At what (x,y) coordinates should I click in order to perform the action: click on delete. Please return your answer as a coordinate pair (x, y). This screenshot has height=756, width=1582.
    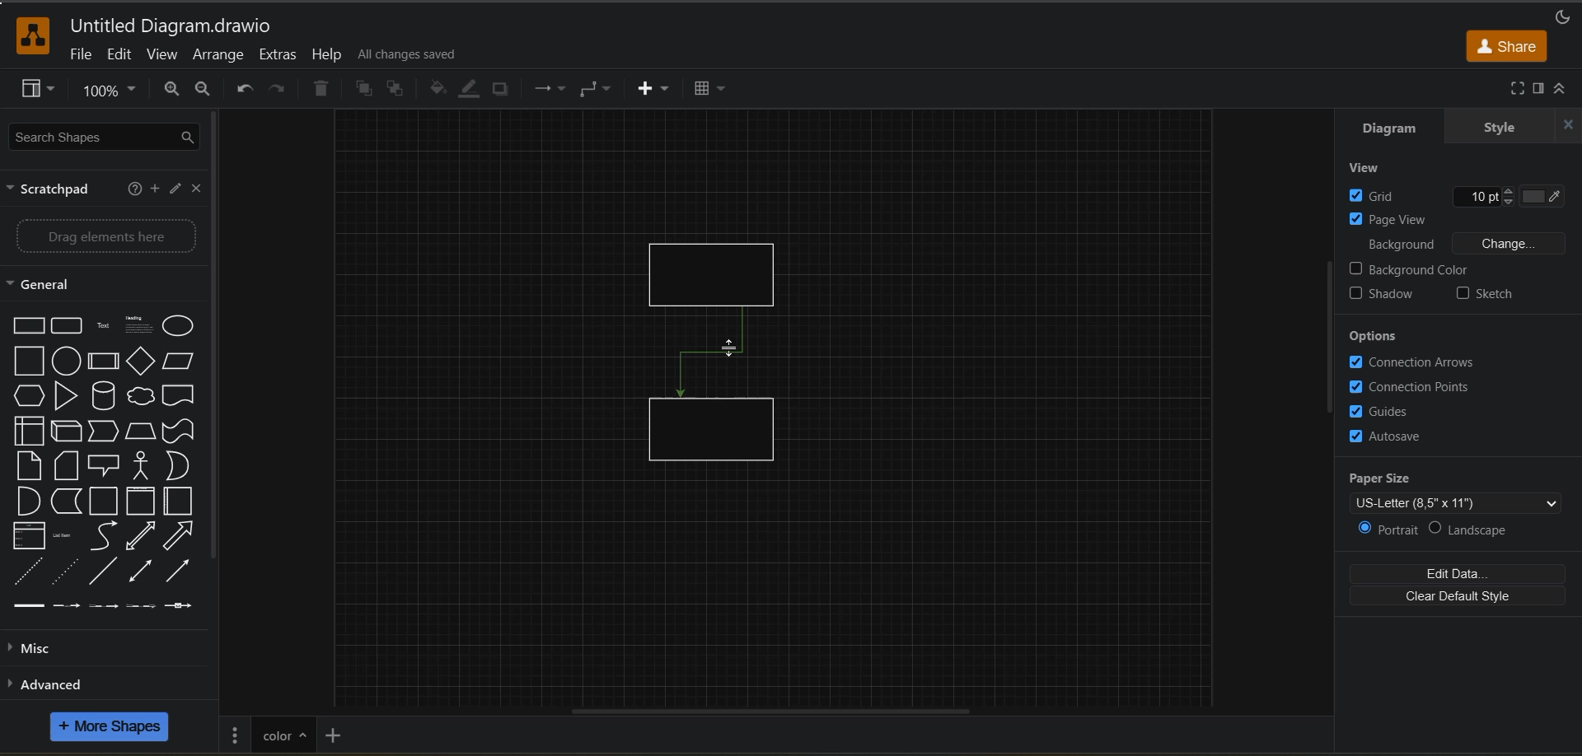
    Looking at the image, I should click on (325, 91).